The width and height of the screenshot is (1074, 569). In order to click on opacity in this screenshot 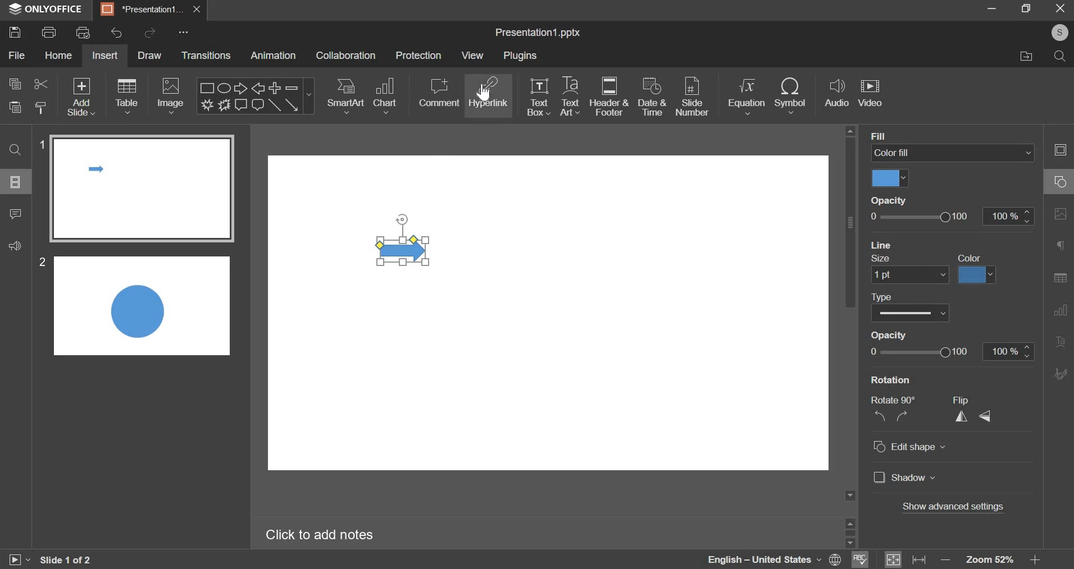, I will do `click(894, 200)`.